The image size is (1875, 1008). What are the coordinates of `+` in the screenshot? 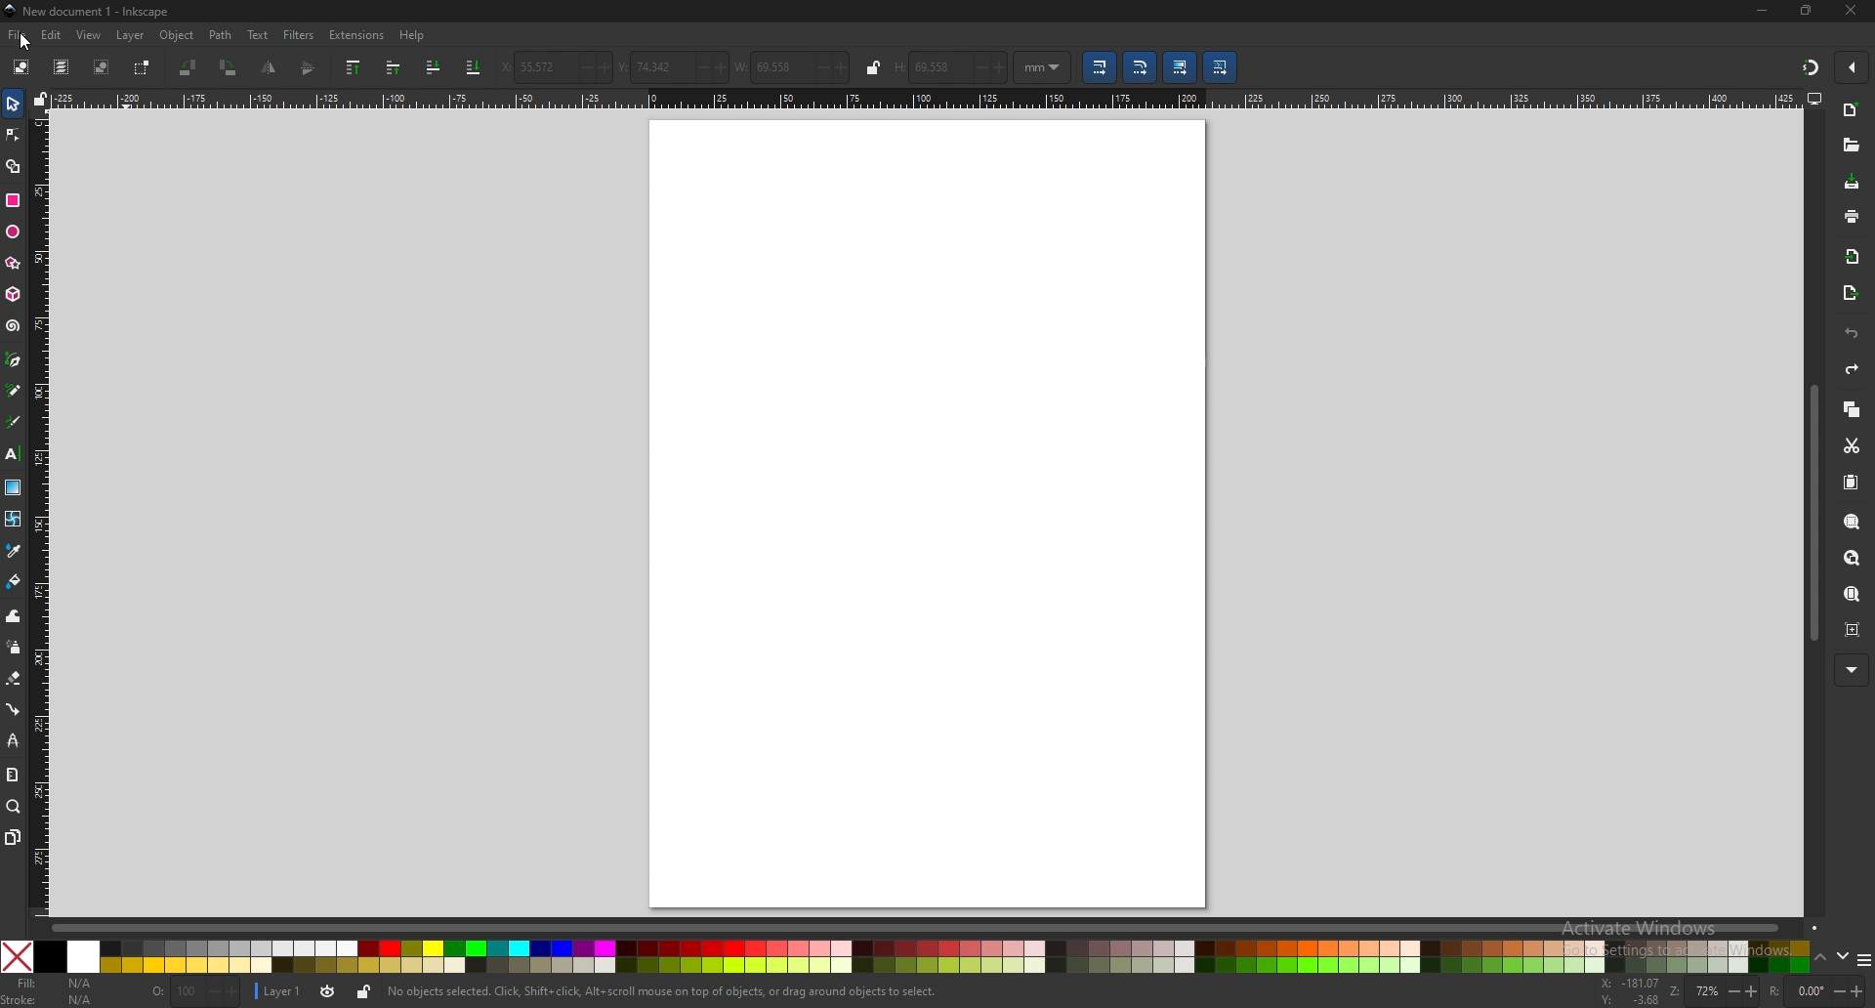 It's located at (1750, 991).